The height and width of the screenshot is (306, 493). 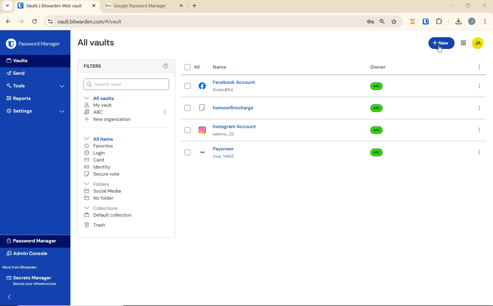 I want to click on check box, so click(x=188, y=110).